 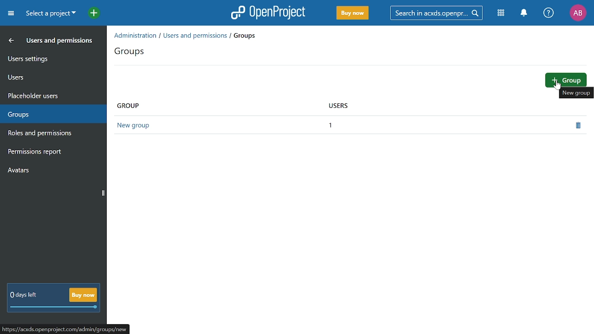 What do you see at coordinates (138, 126) in the screenshot?
I see `Group named "New group"` at bounding box center [138, 126].